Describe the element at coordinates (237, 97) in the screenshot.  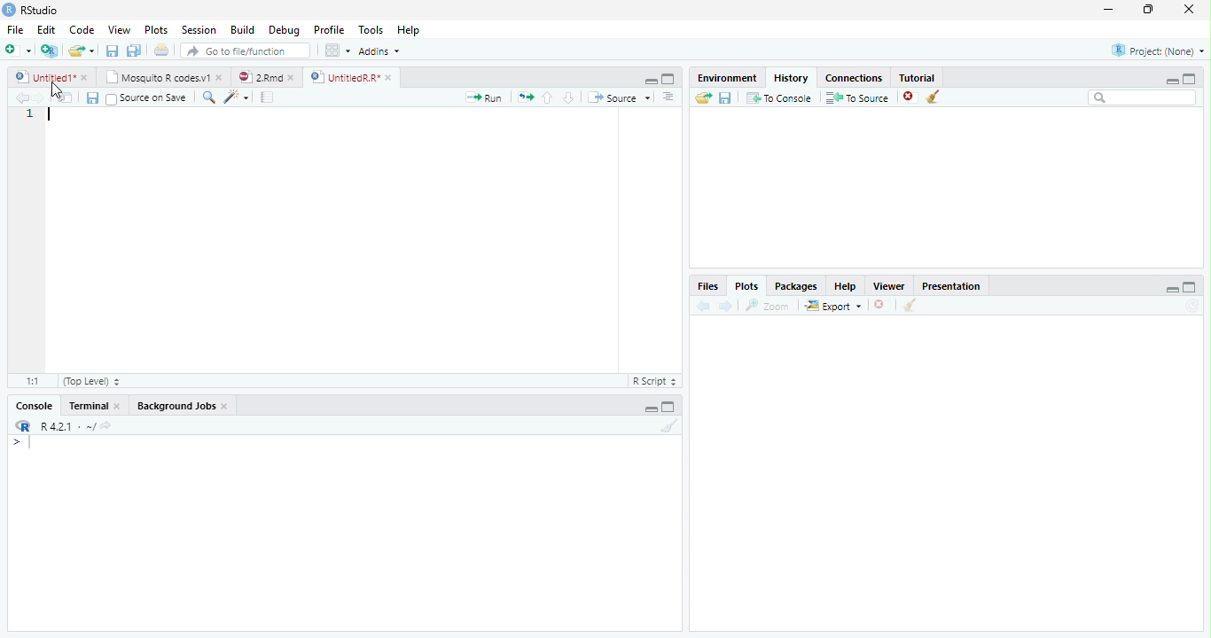
I see `Code tools` at that location.